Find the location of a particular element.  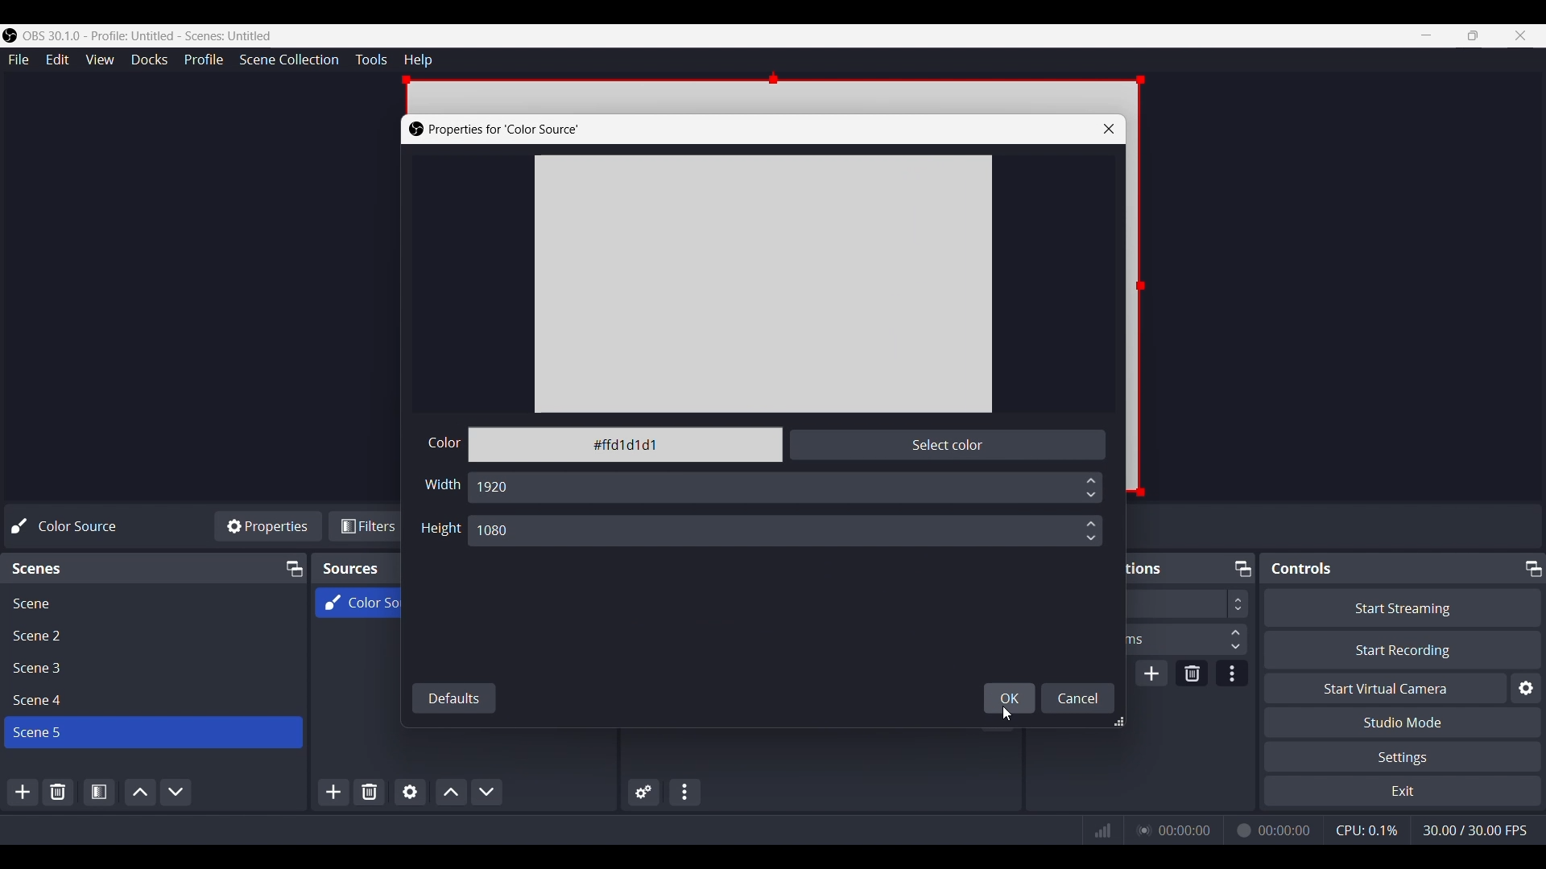

Cancel window is located at coordinates (1076, 698).